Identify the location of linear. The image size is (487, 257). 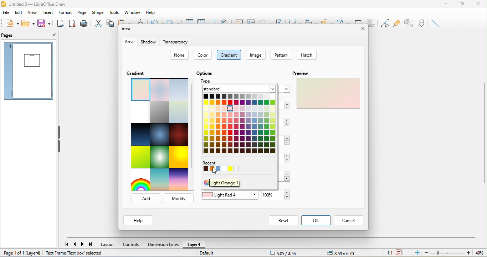
(283, 89).